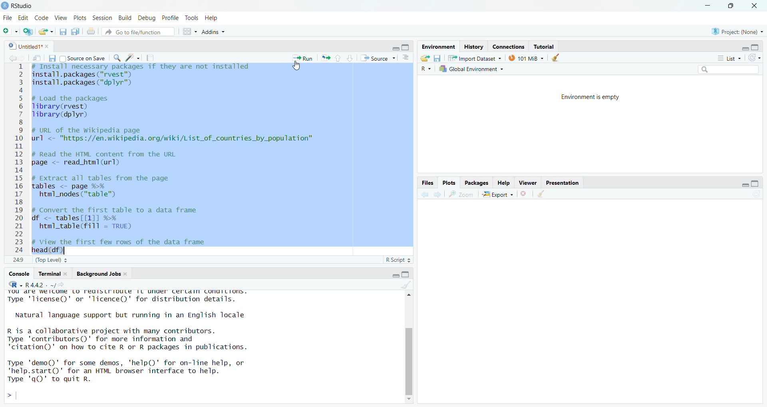  What do you see at coordinates (118, 58) in the screenshot?
I see `search` at bounding box center [118, 58].